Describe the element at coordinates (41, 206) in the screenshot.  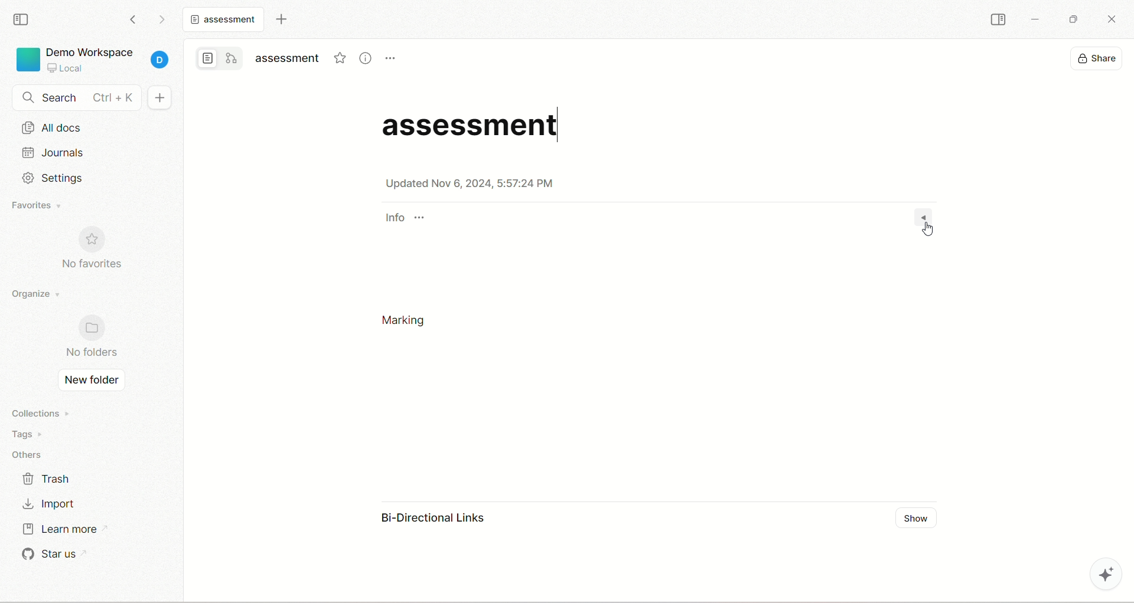
I see `favorites` at that location.